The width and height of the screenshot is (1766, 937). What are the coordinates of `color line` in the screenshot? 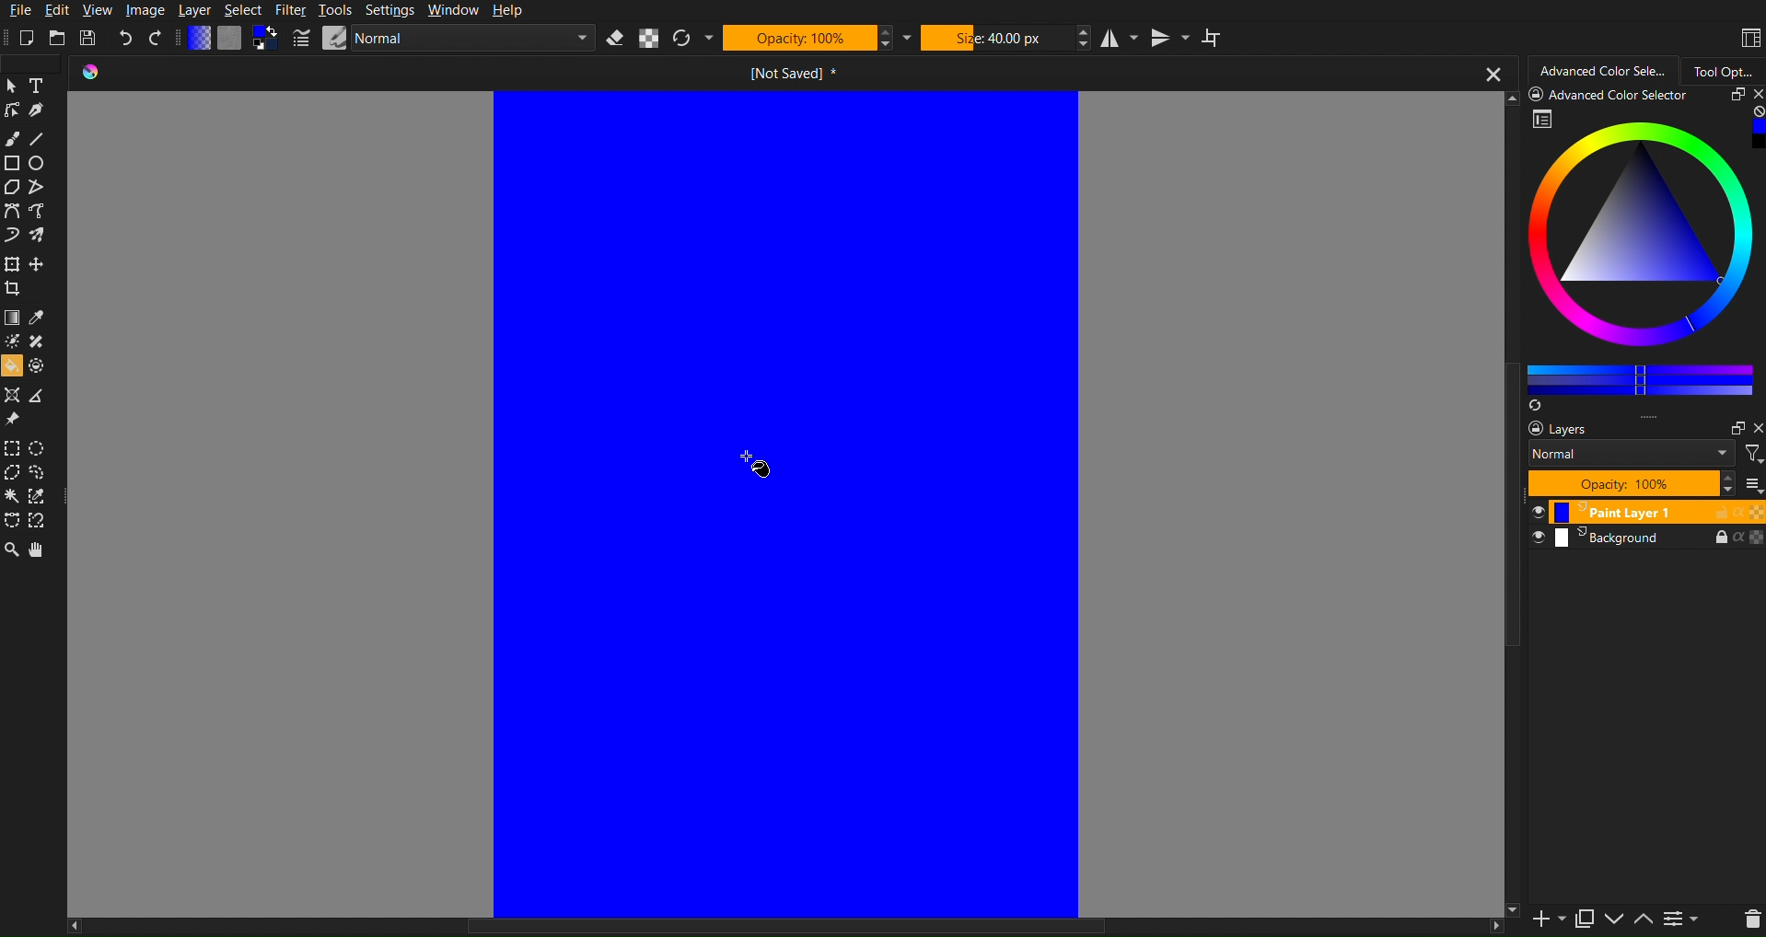 It's located at (1640, 376).